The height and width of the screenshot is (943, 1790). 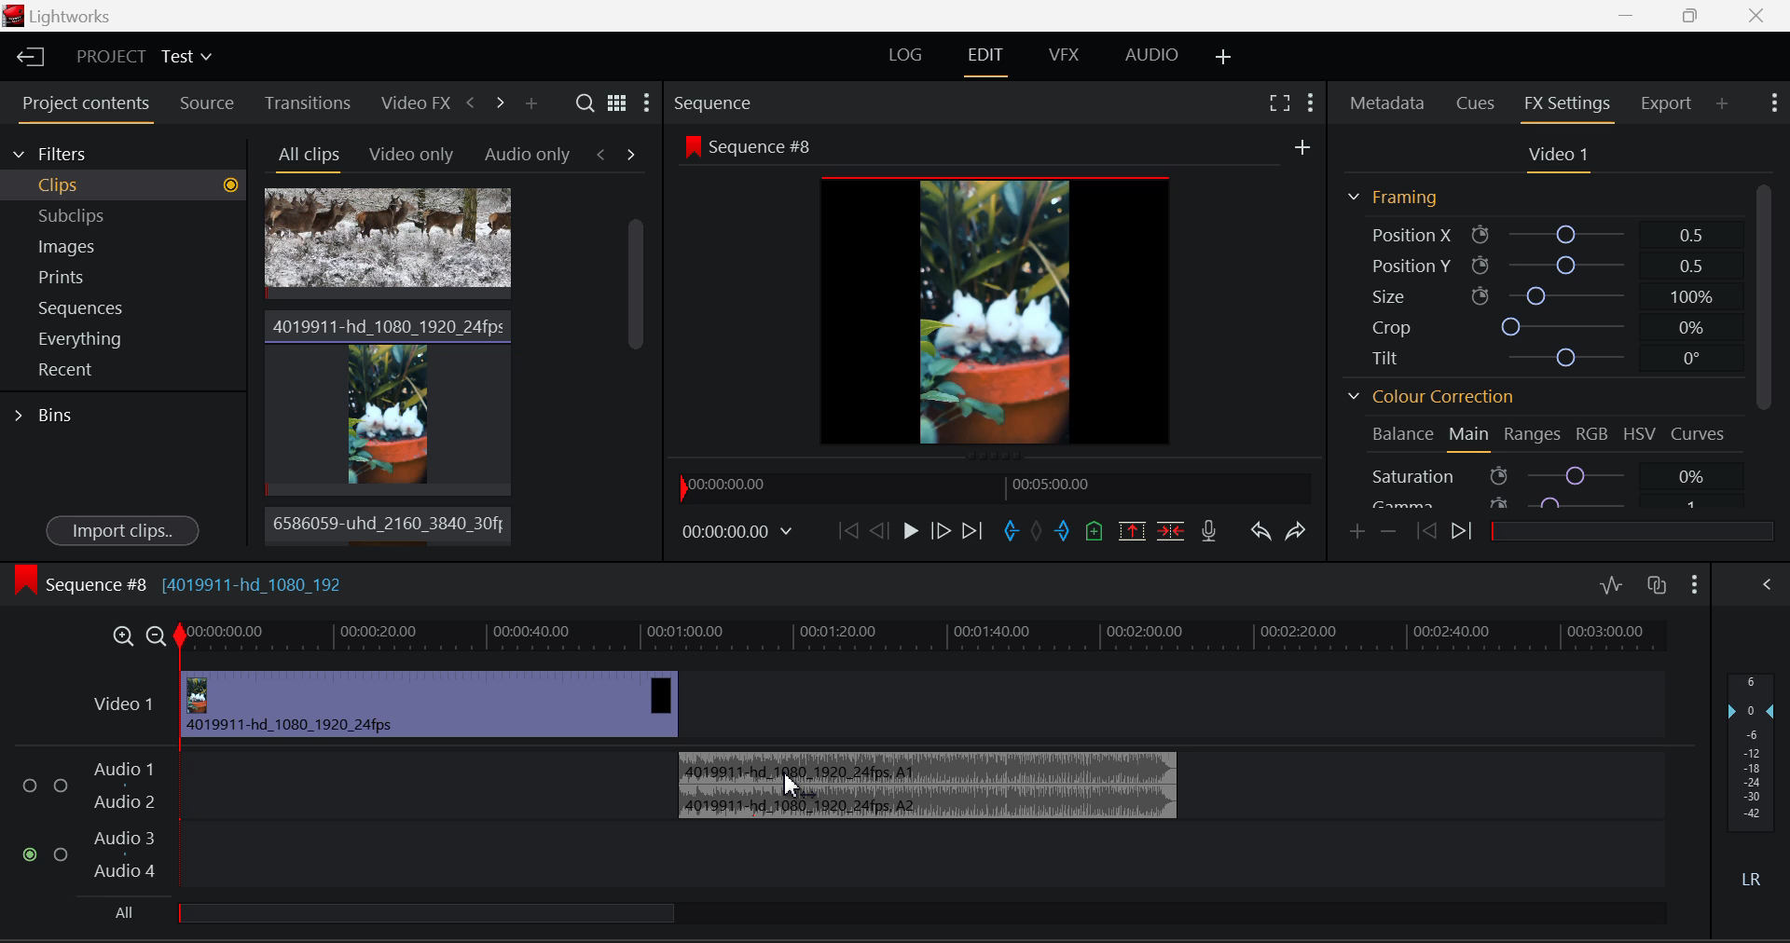 What do you see at coordinates (125, 339) in the screenshot?
I see `Everything` at bounding box center [125, 339].